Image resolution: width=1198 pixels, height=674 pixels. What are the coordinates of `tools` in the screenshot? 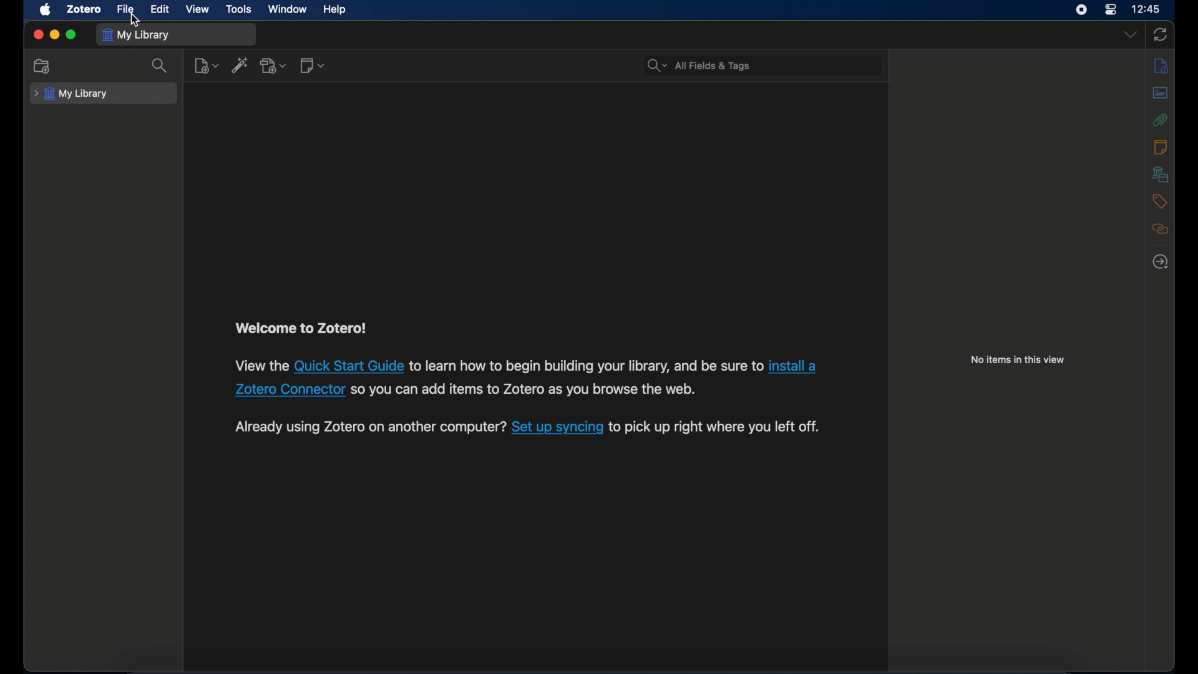 It's located at (239, 9).